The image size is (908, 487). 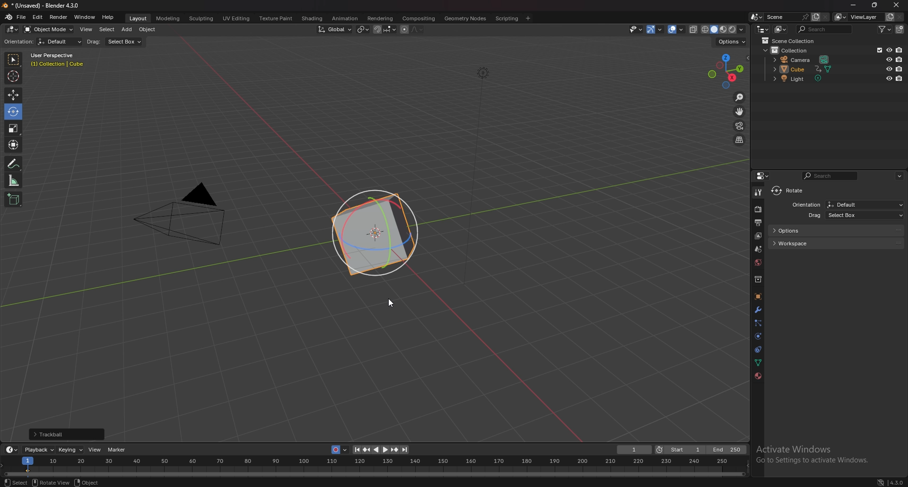 What do you see at coordinates (758, 279) in the screenshot?
I see `collection` at bounding box center [758, 279].